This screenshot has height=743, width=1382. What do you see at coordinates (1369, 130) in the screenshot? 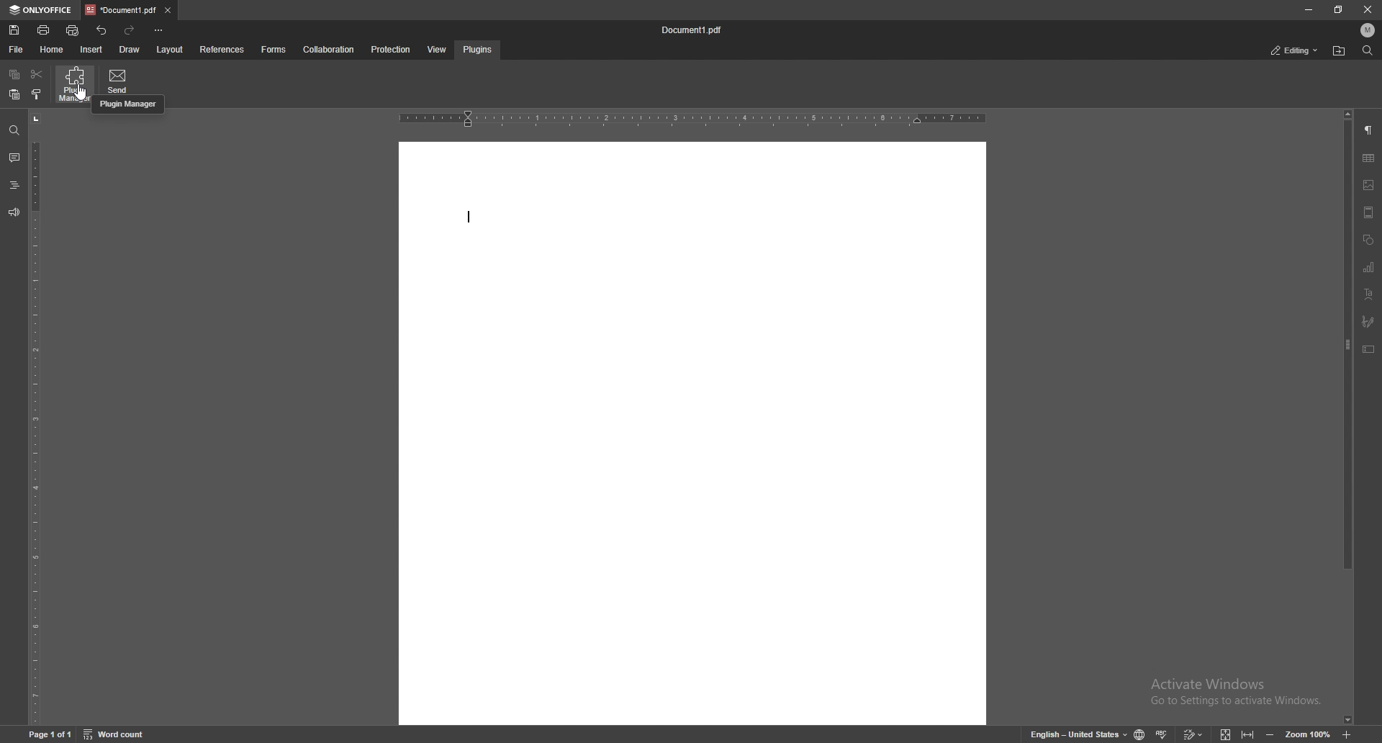
I see `paragraph` at bounding box center [1369, 130].